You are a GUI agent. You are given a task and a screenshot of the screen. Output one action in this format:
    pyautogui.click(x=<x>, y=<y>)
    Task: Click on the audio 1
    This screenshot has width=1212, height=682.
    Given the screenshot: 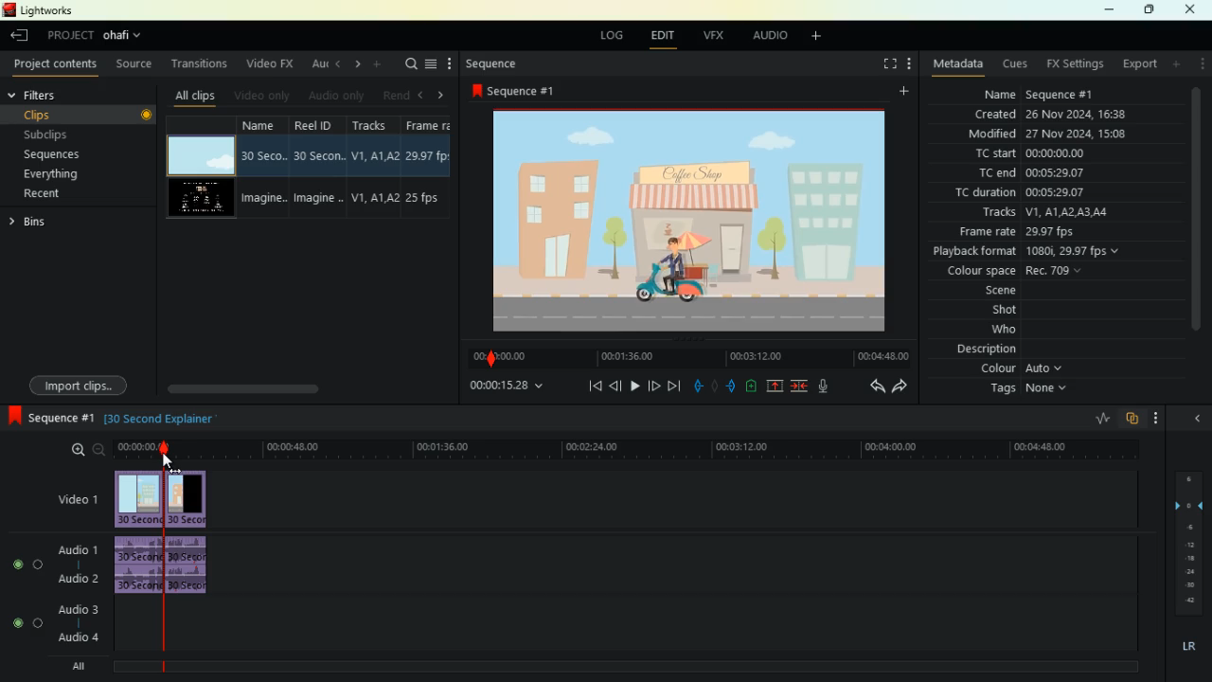 What is the action you would take?
    pyautogui.click(x=71, y=550)
    